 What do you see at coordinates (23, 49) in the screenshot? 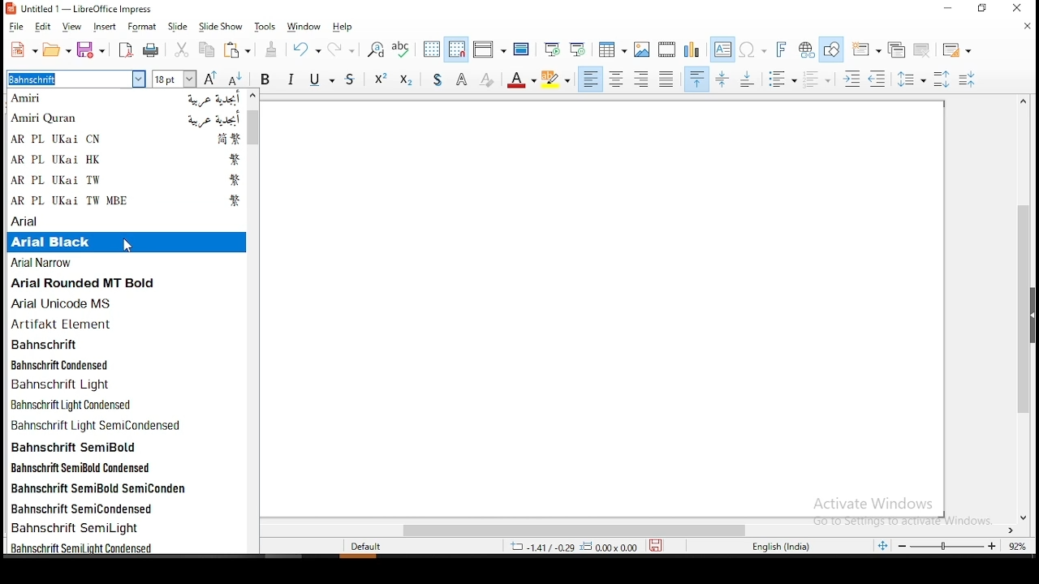
I see `new` at bounding box center [23, 49].